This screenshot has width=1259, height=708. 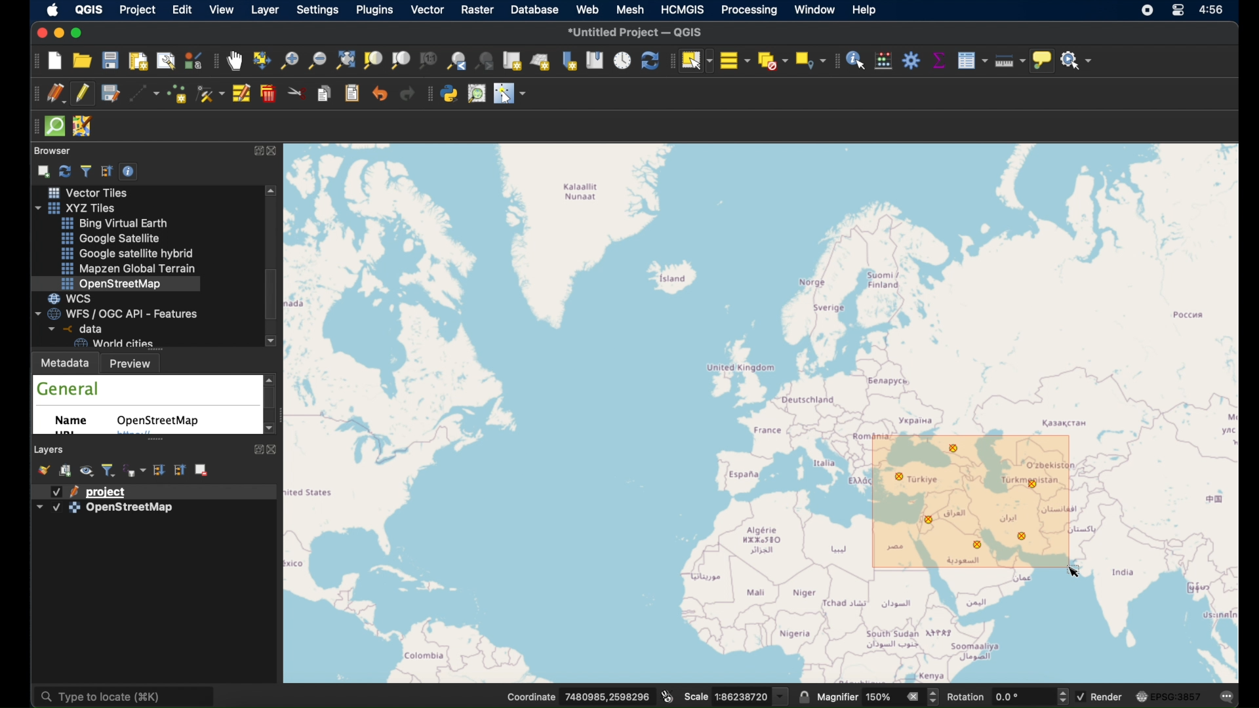 I want to click on zoom next, so click(x=486, y=62).